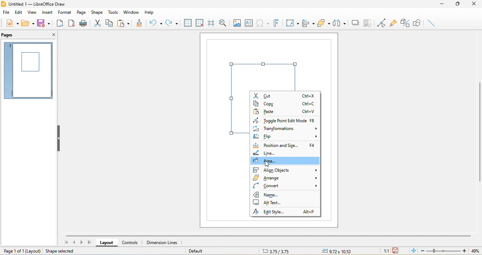 Image resolution: width=482 pixels, height=255 pixels. I want to click on position and size, so click(285, 144).